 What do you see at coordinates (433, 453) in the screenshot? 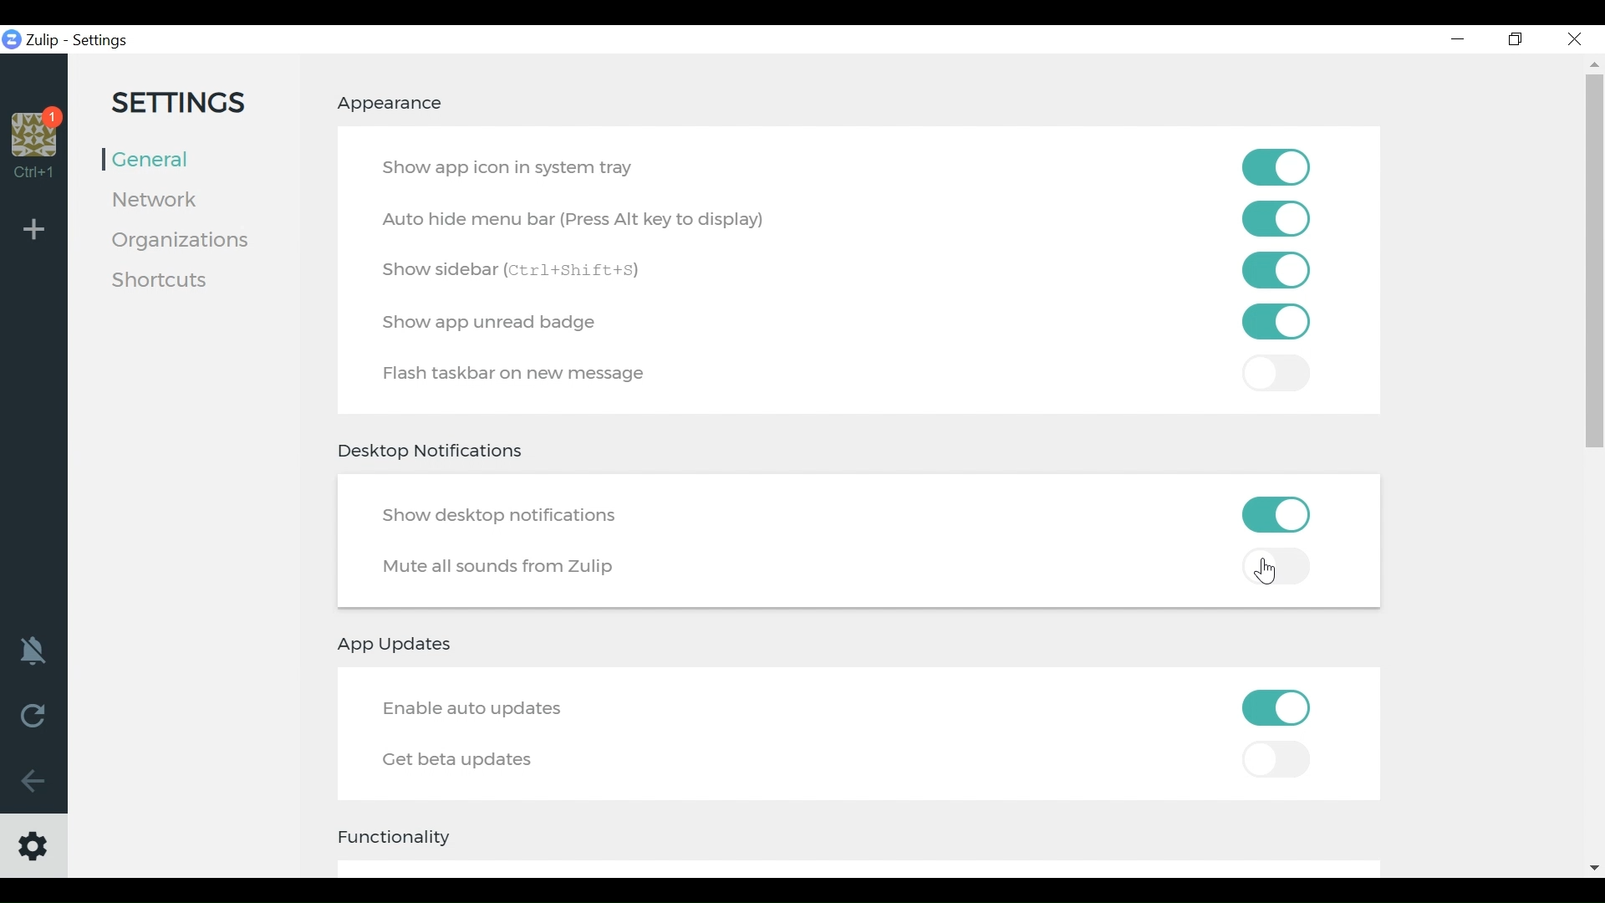
I see `Desktop Notifications` at bounding box center [433, 453].